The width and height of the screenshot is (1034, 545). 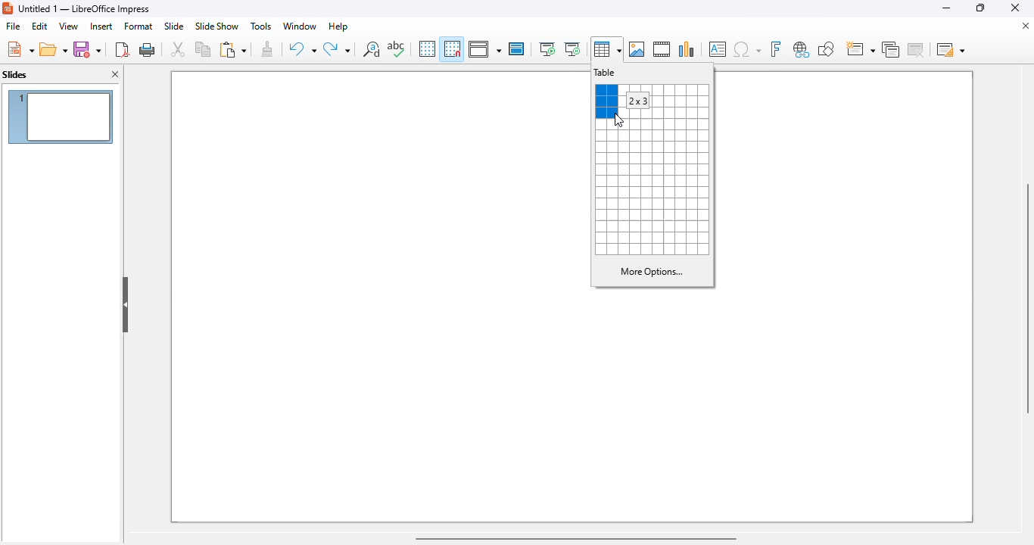 What do you see at coordinates (607, 101) in the screenshot?
I see `2 columns, 3 rows` at bounding box center [607, 101].